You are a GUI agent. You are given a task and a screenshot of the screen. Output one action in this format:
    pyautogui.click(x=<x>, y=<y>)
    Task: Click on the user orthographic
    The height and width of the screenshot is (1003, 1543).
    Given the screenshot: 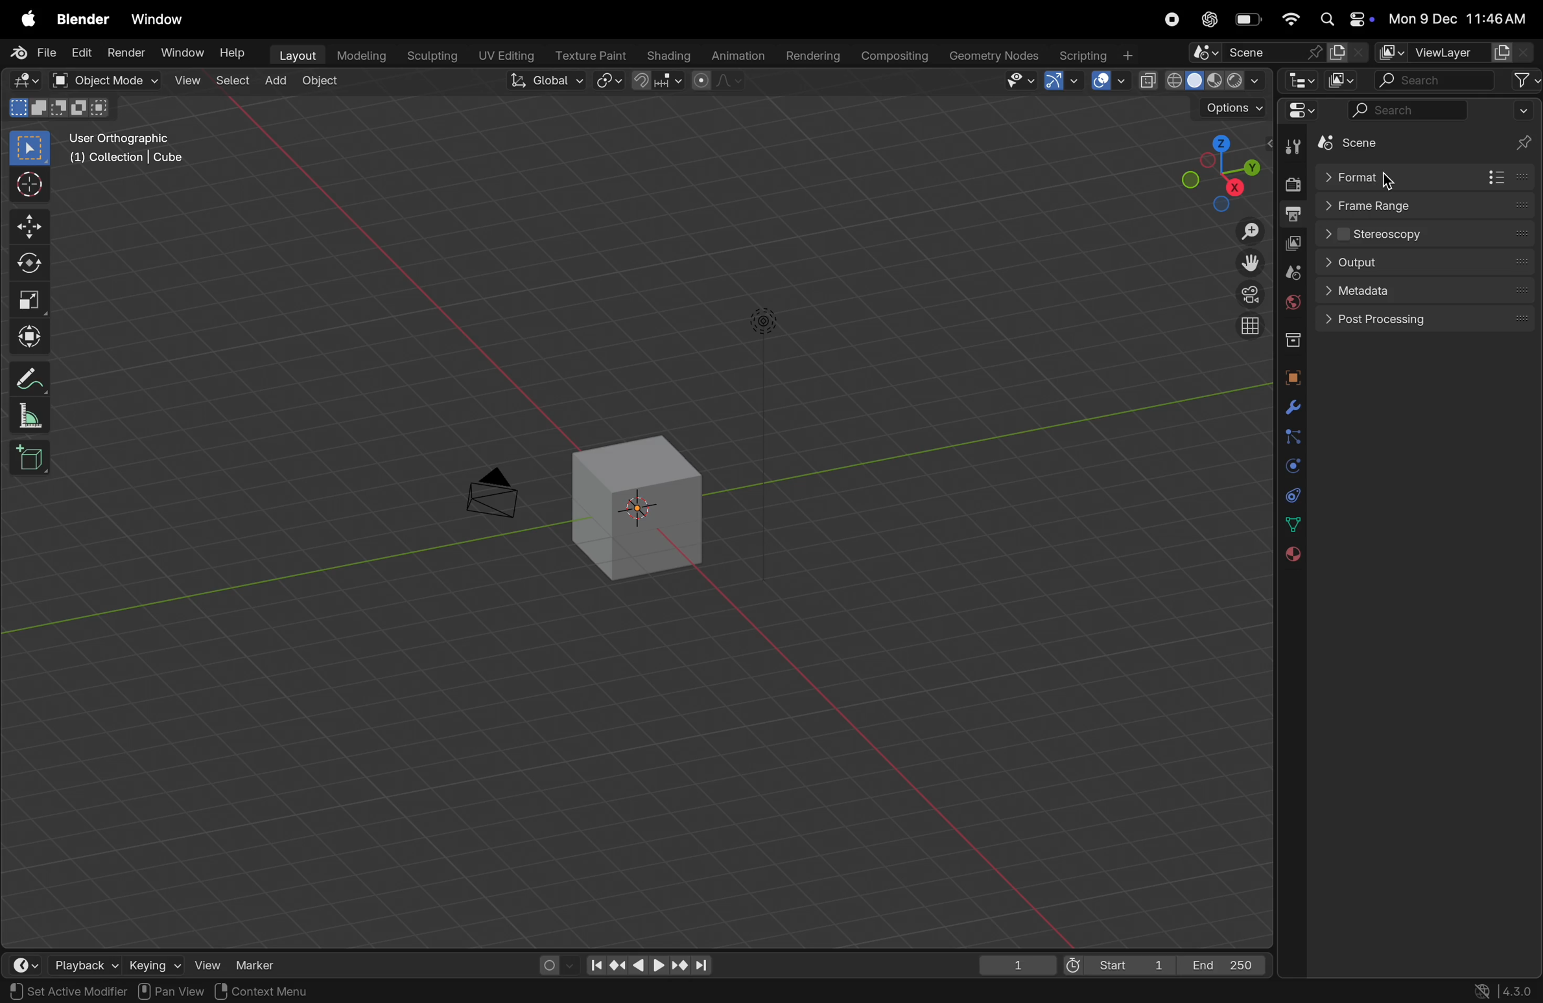 What is the action you would take?
    pyautogui.click(x=128, y=150)
    